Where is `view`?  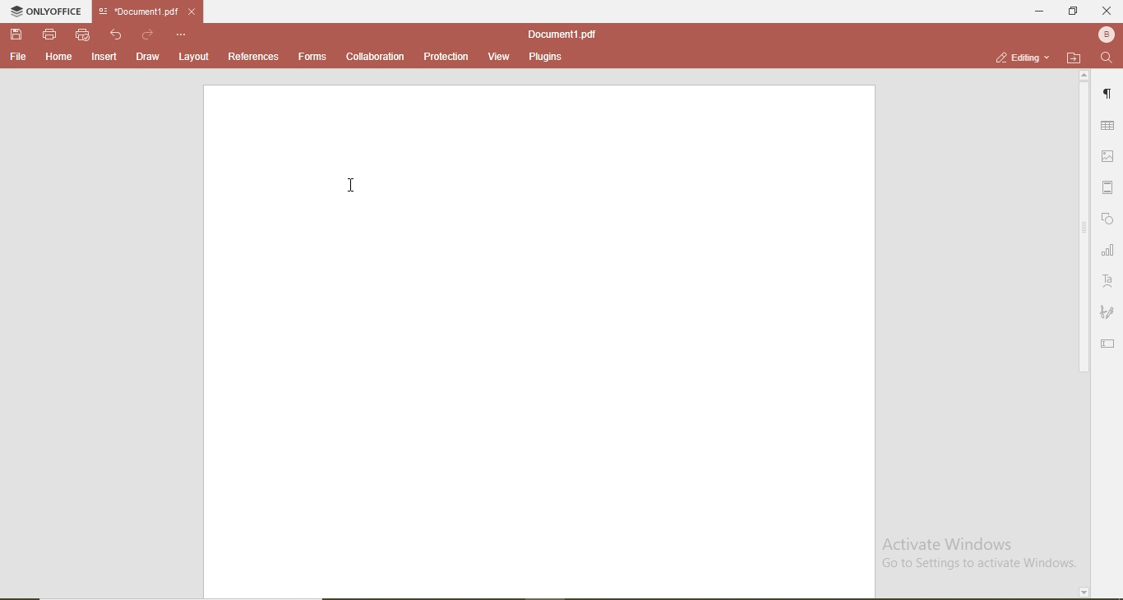
view is located at coordinates (499, 57).